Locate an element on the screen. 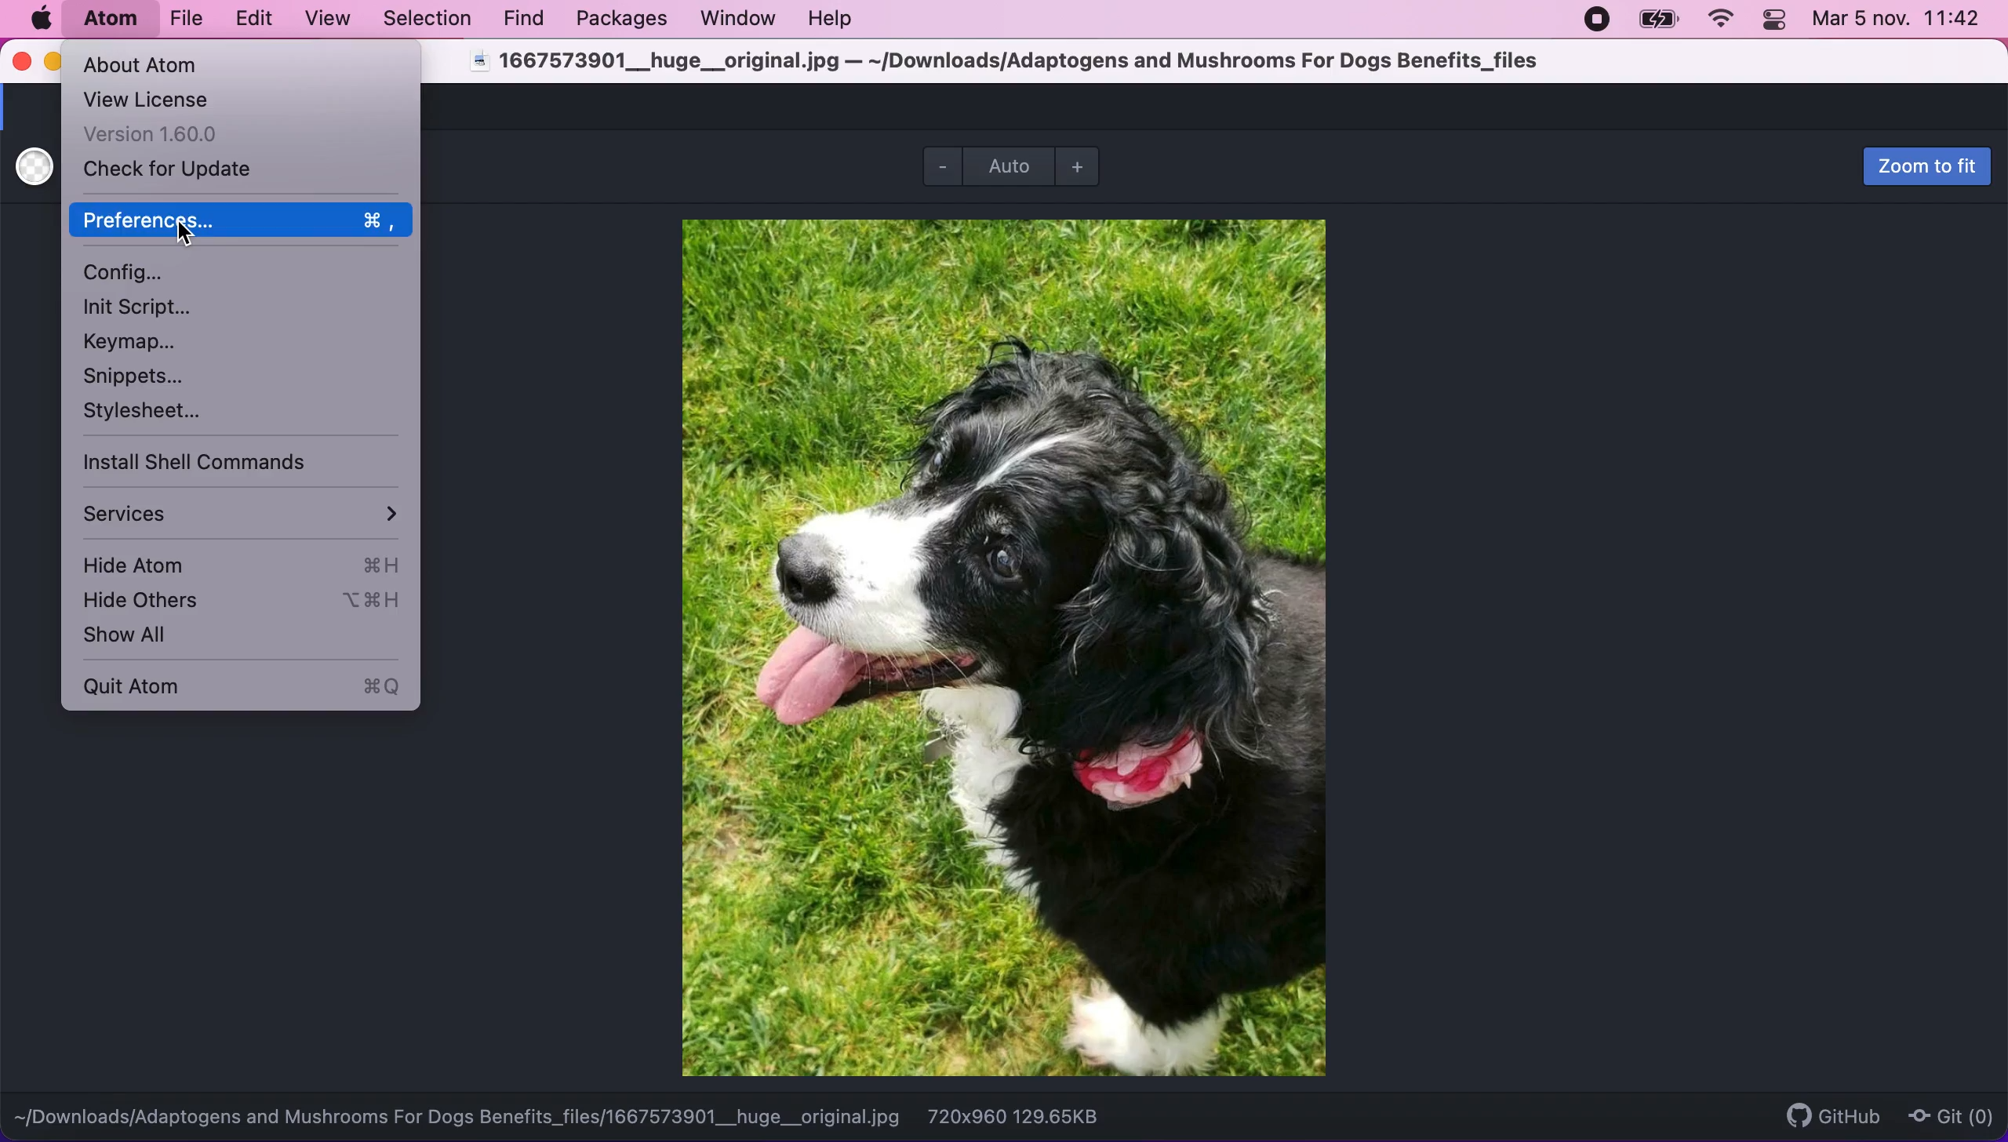 The width and height of the screenshot is (2008, 1142). edit is located at coordinates (253, 17).